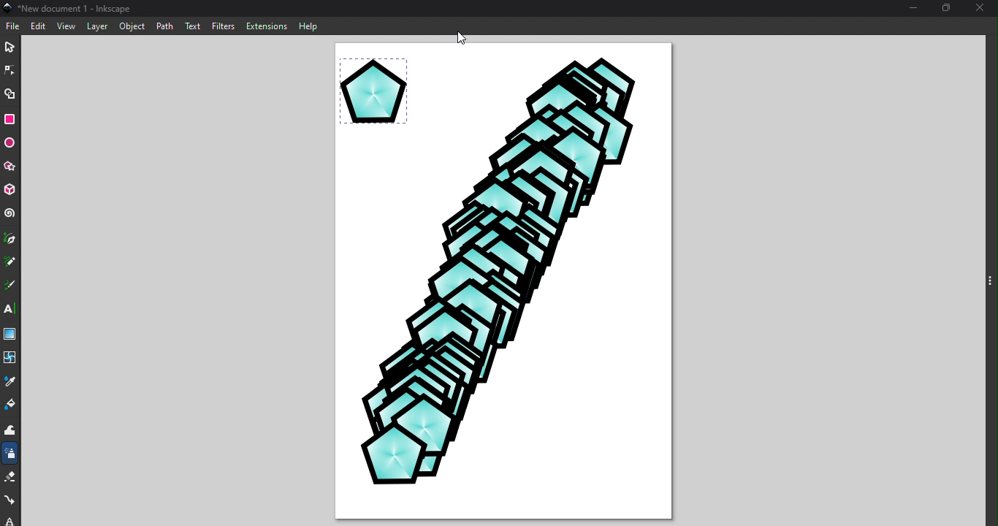 Image resolution: width=998 pixels, height=526 pixels. Describe the element at coordinates (948, 7) in the screenshot. I see `Maximize` at that location.